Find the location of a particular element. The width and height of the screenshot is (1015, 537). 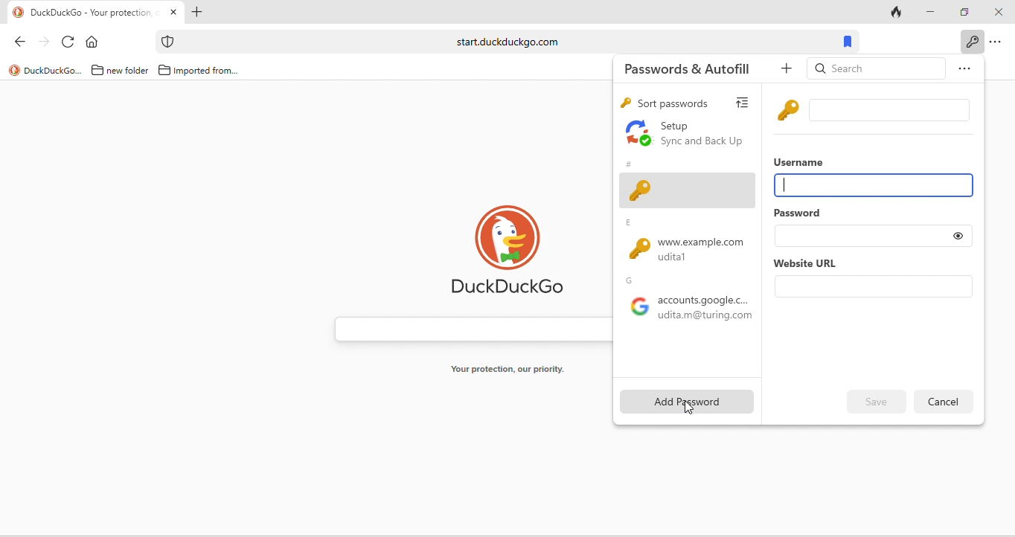

logo is located at coordinates (19, 13).